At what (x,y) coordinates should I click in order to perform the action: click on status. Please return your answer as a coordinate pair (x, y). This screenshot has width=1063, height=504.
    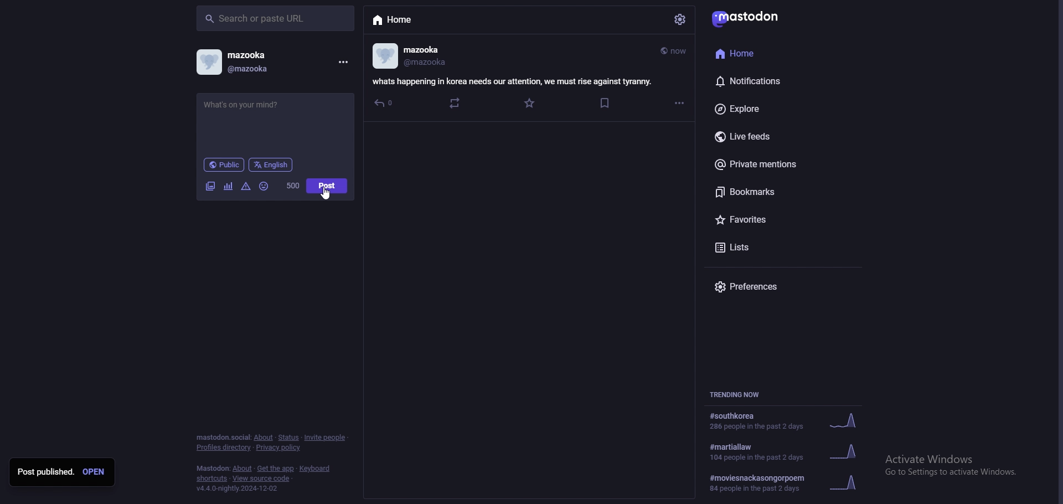
    Looking at the image, I should click on (287, 438).